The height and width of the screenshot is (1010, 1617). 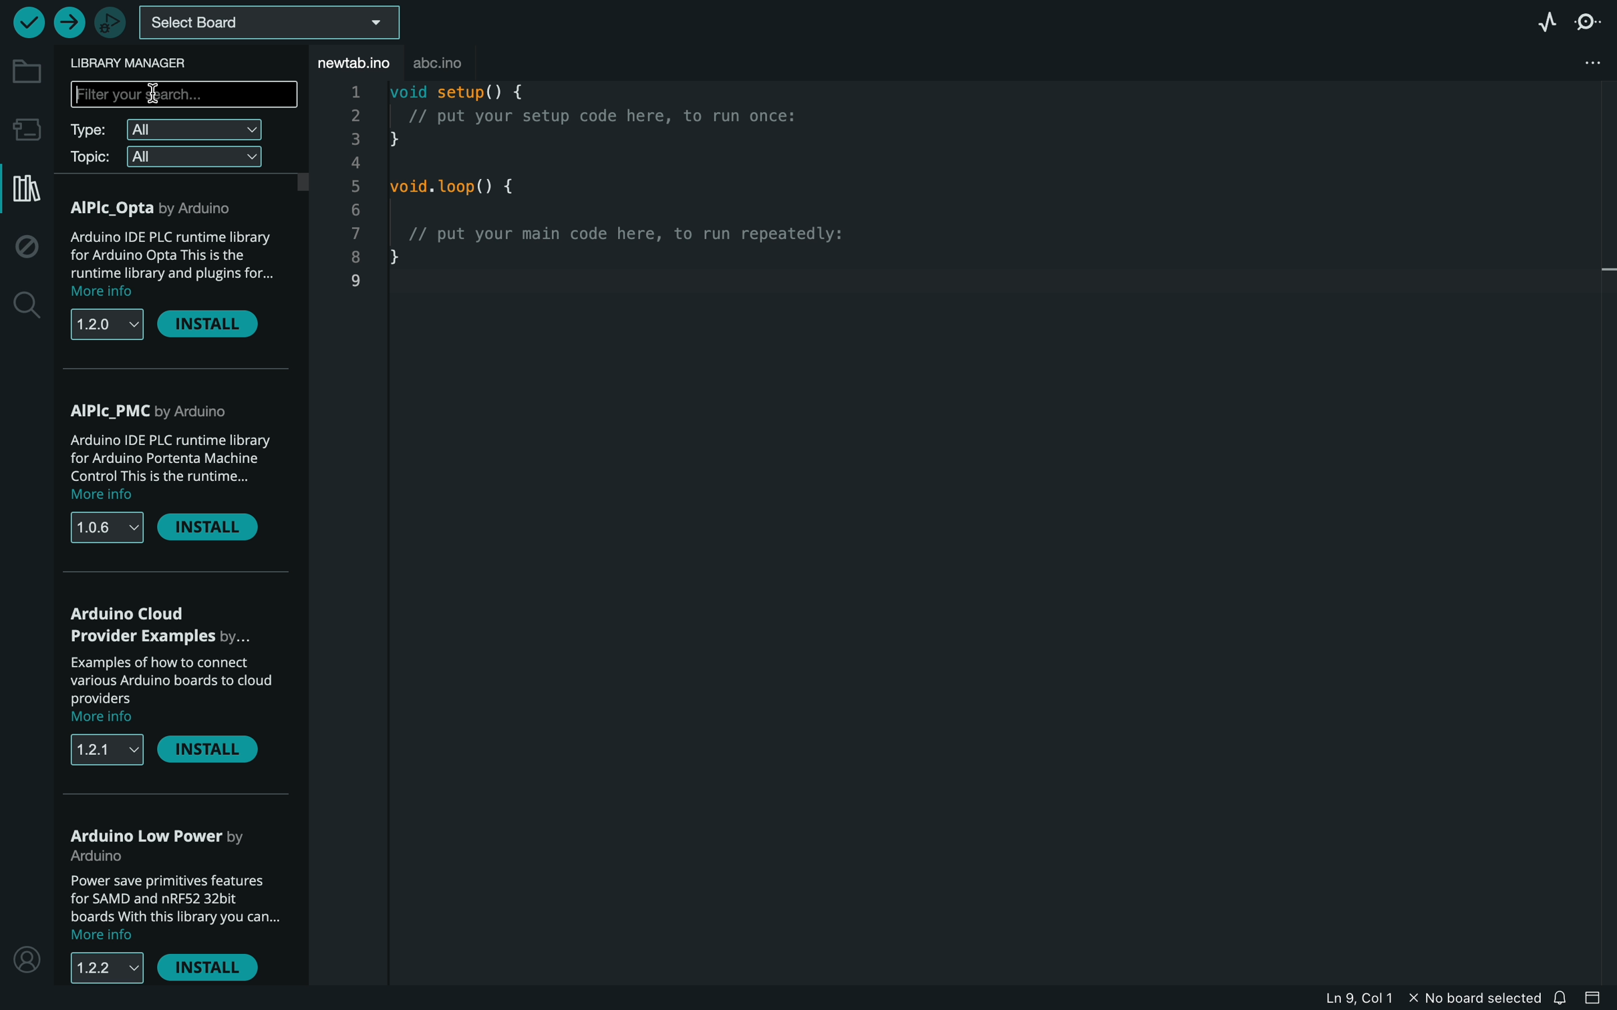 I want to click on close slide bar, so click(x=1593, y=999).